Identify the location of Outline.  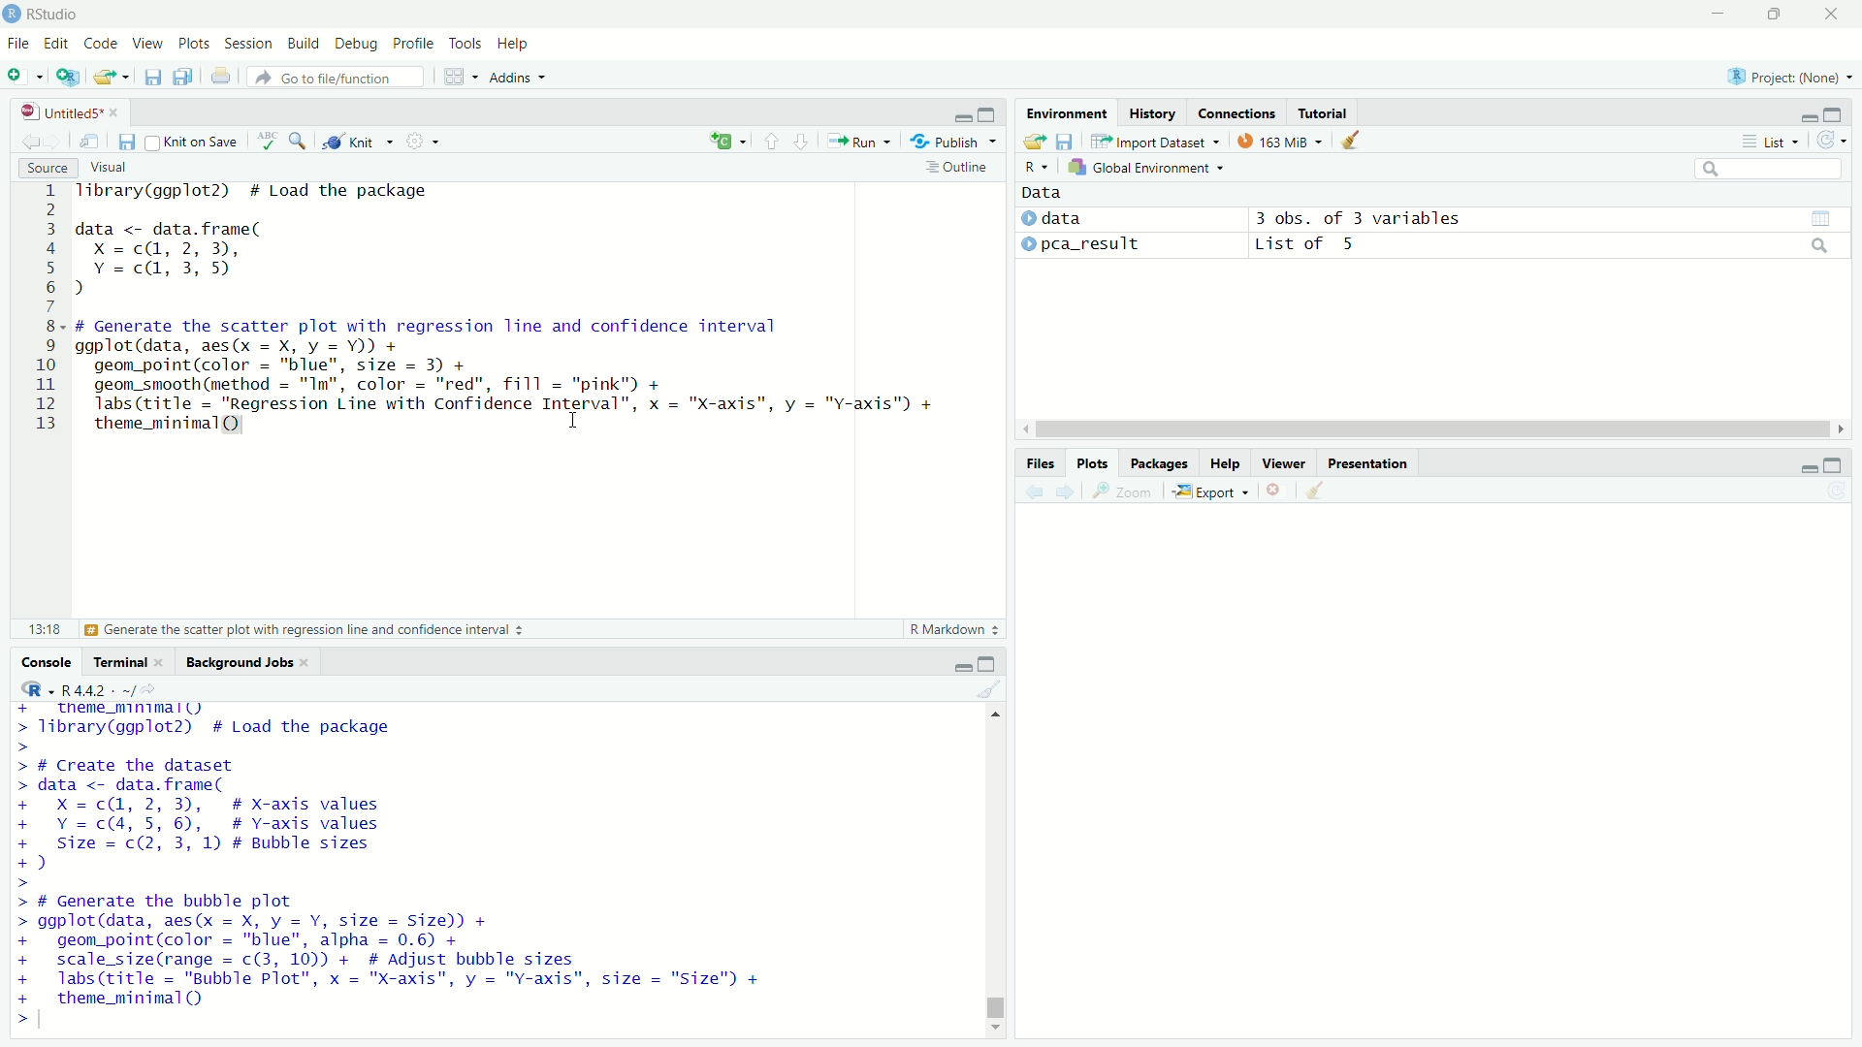
(959, 167).